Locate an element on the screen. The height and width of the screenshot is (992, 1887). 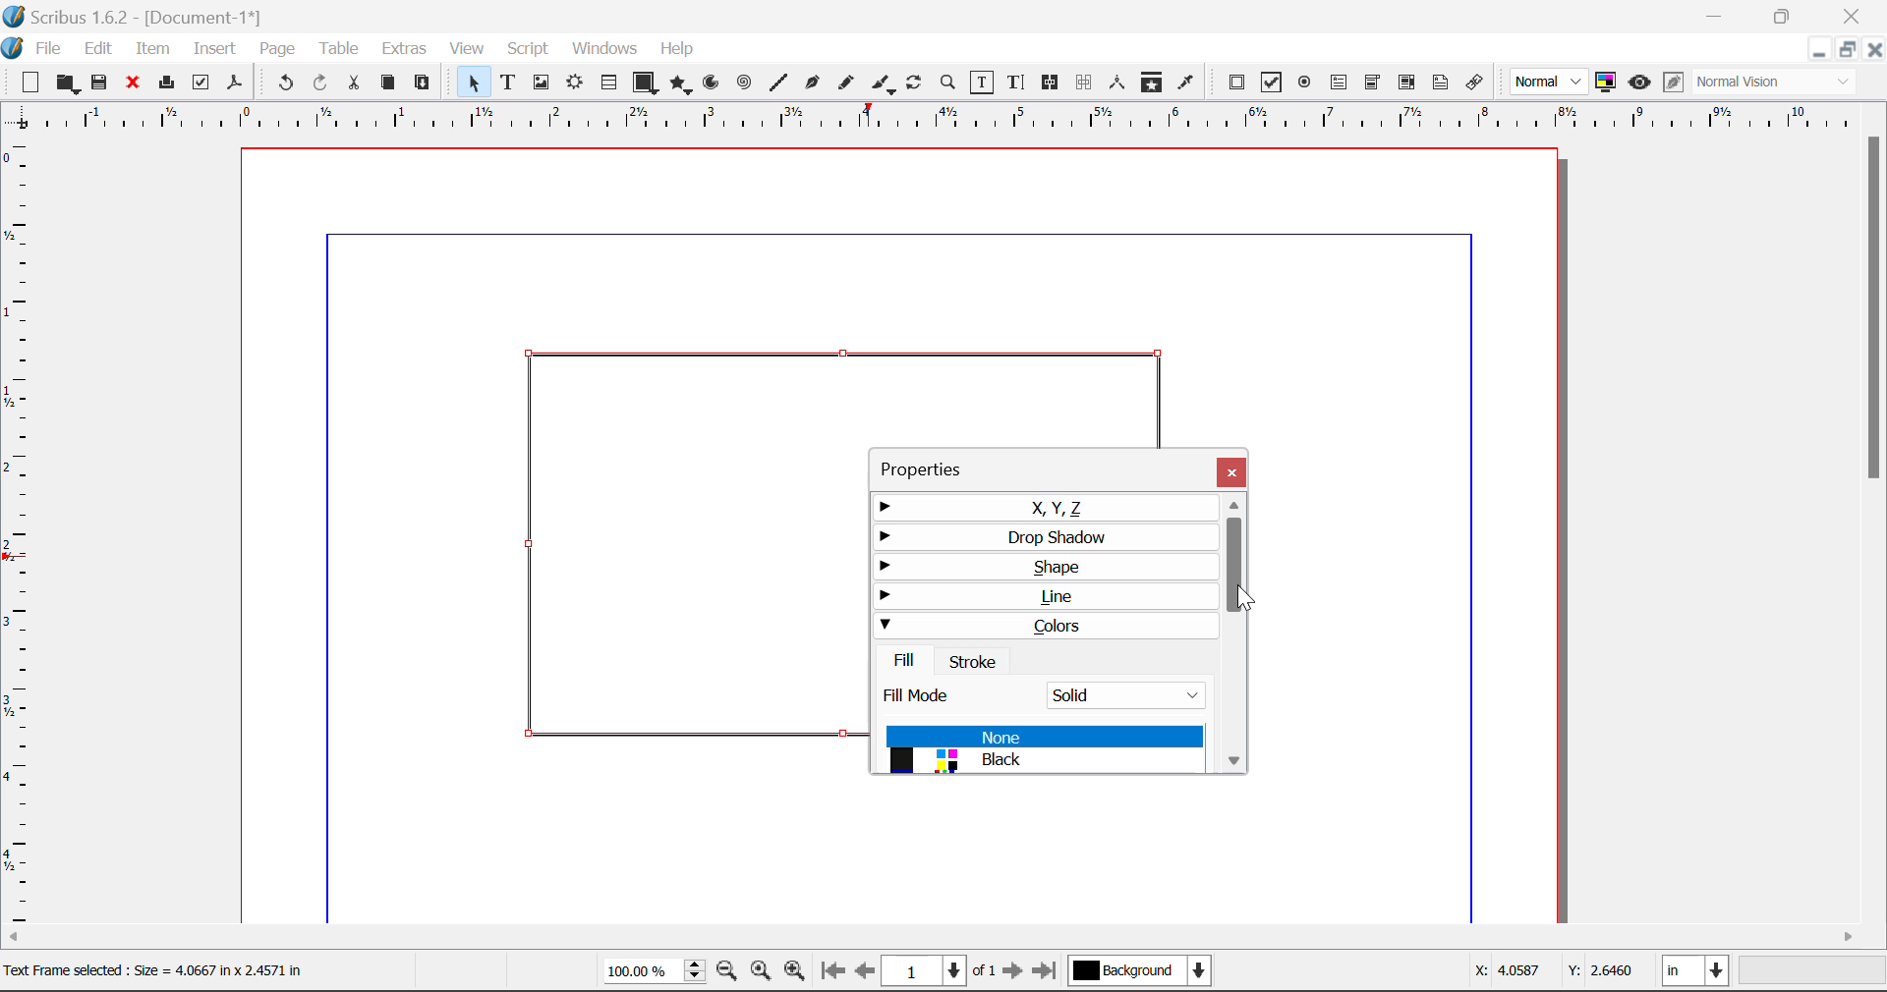
Zoom 100% is located at coordinates (655, 972).